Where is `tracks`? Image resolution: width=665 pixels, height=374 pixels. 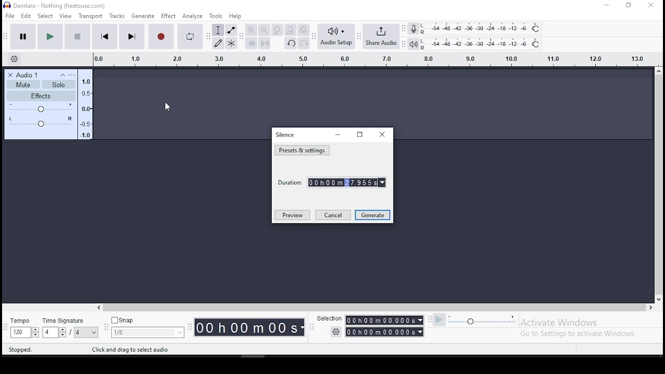
tracks is located at coordinates (116, 16).